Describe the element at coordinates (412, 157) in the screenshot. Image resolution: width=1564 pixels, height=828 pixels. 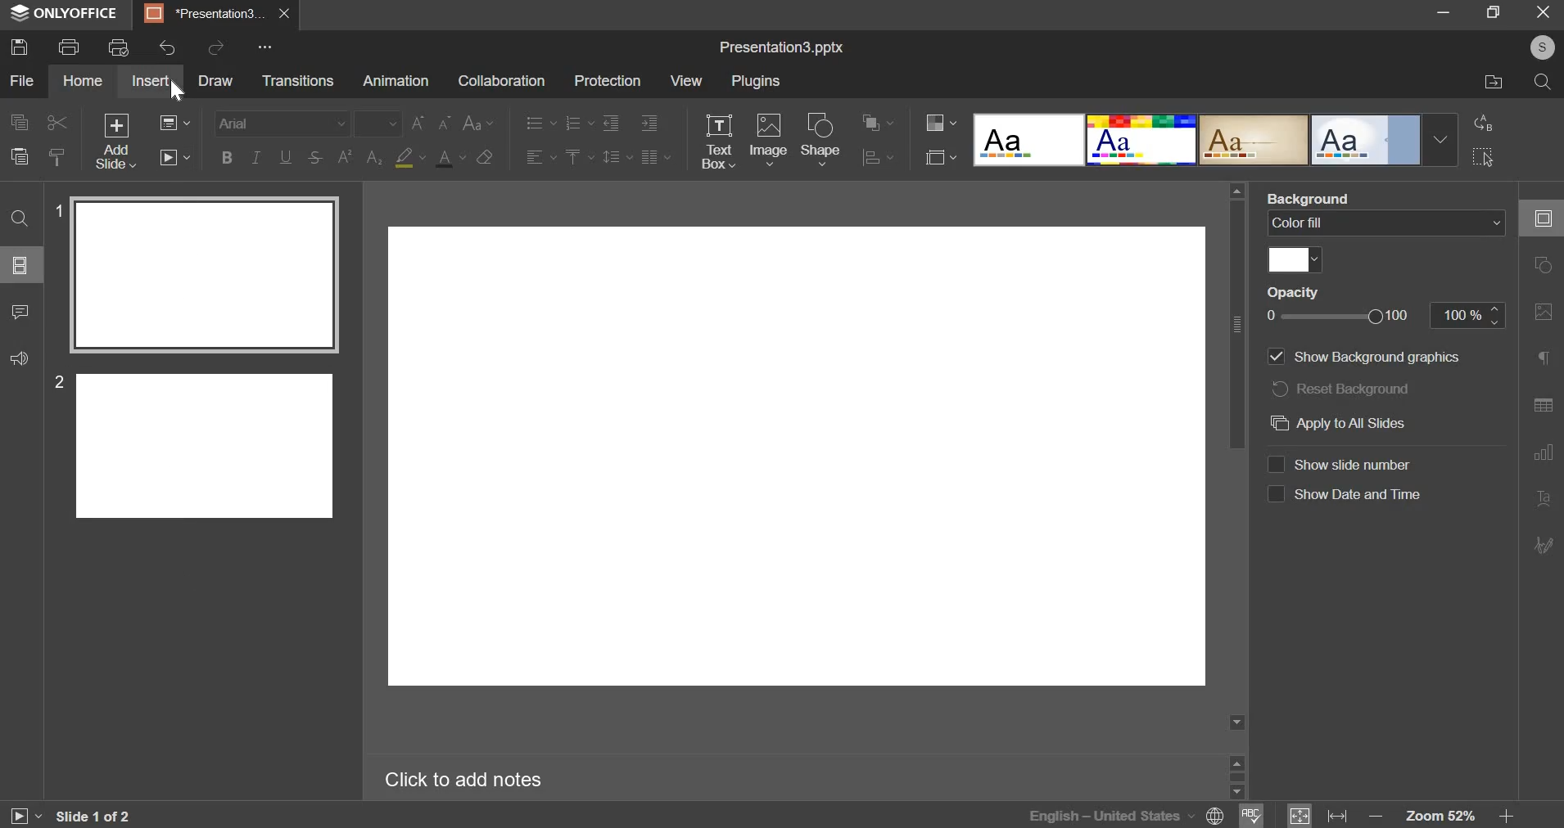
I see `fill color` at that location.